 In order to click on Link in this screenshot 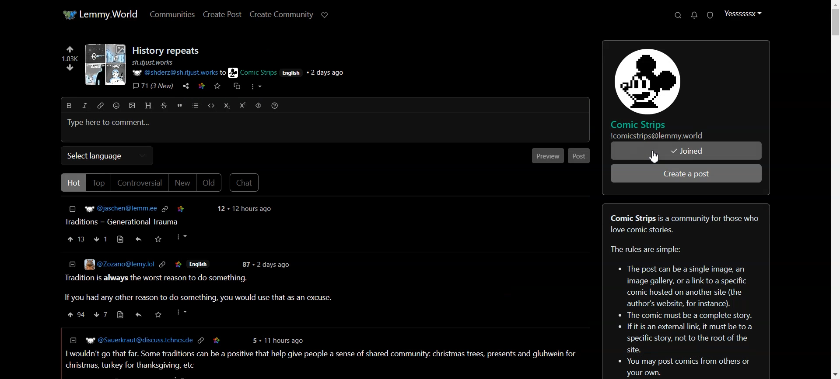, I will do `click(161, 264)`.